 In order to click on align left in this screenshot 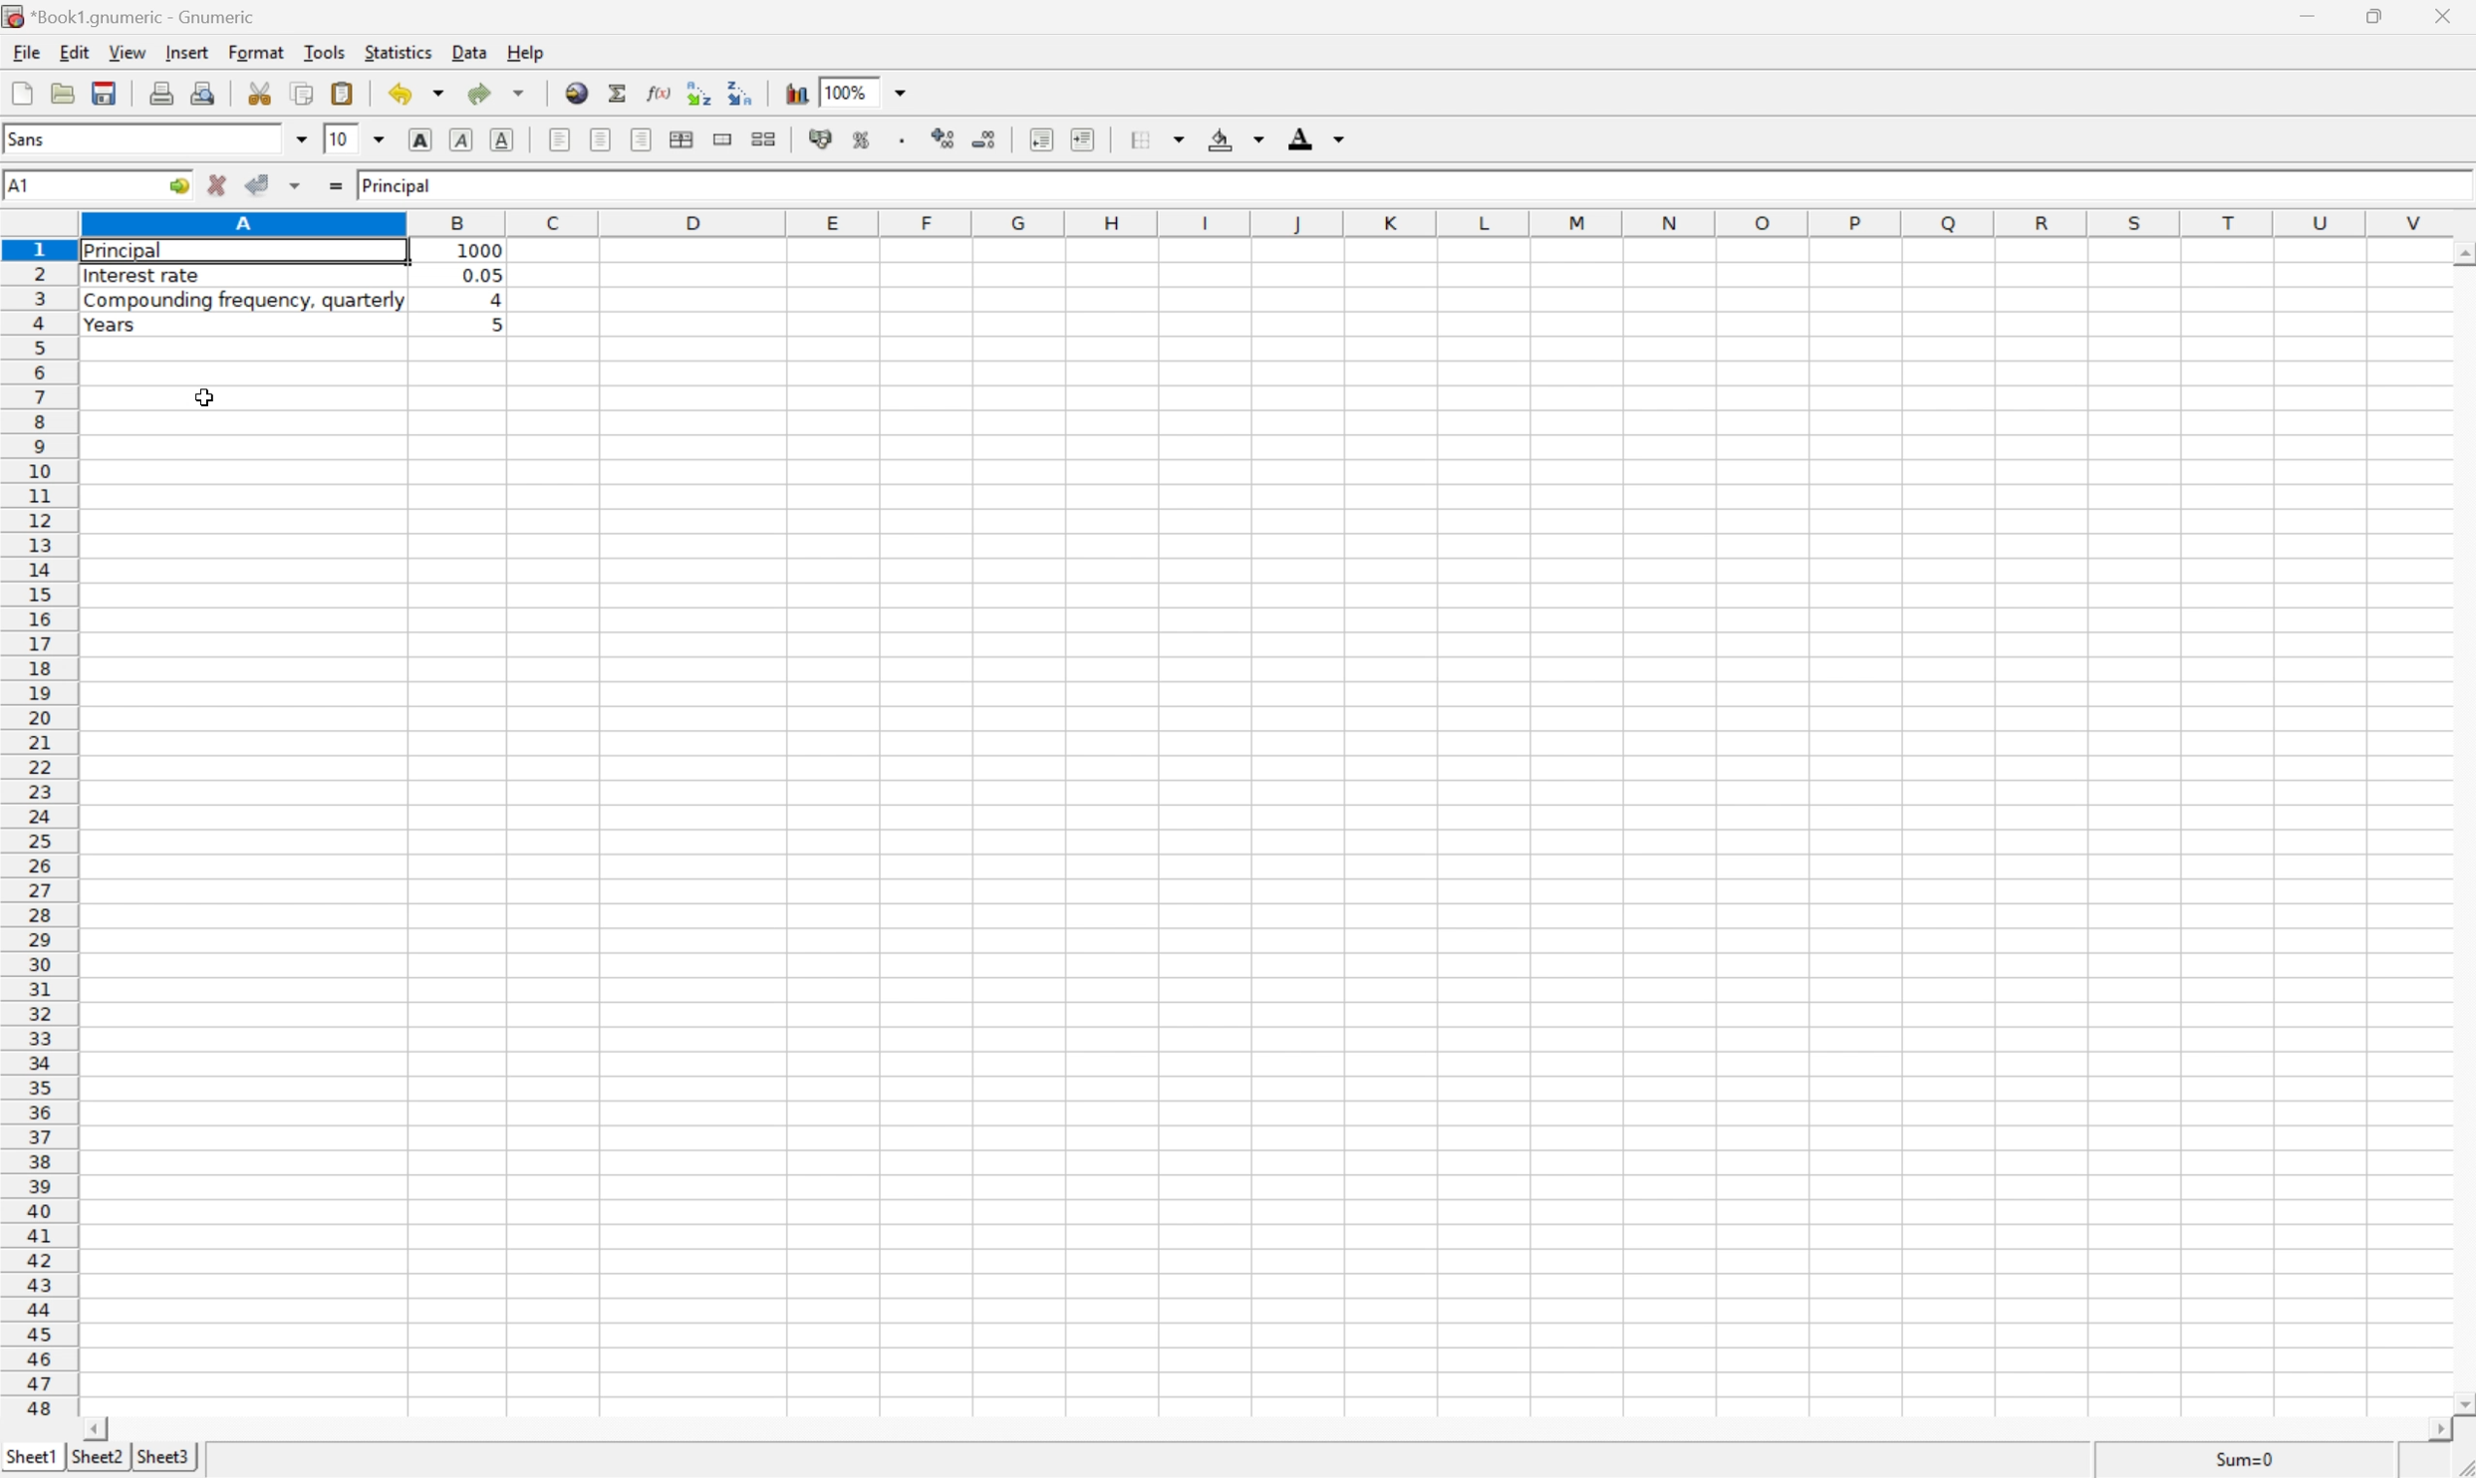, I will do `click(559, 137)`.